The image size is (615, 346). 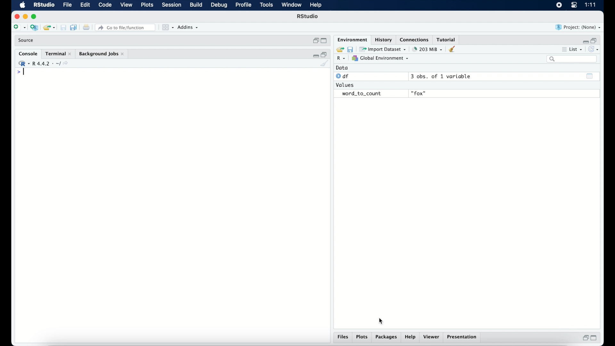 What do you see at coordinates (171, 5) in the screenshot?
I see `session` at bounding box center [171, 5].